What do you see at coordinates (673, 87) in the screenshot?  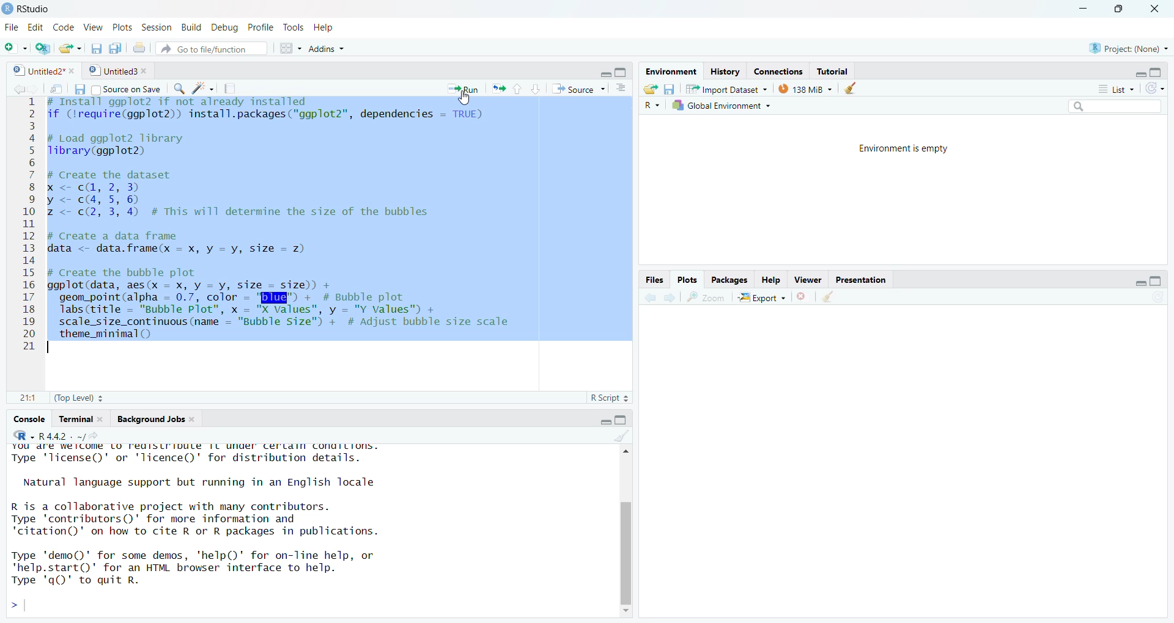 I see `Save workspaces` at bounding box center [673, 87].